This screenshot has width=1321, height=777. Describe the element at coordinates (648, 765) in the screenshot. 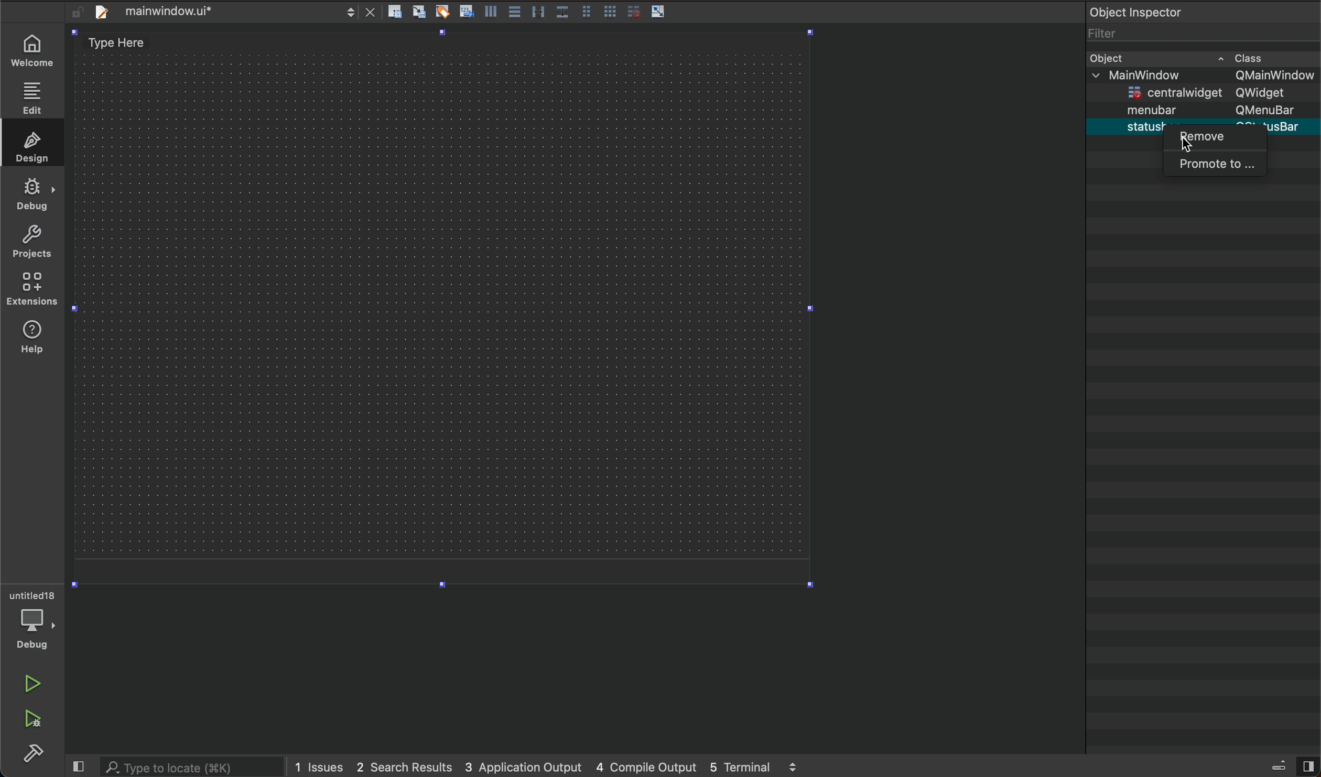

I see `4 couple output` at that location.